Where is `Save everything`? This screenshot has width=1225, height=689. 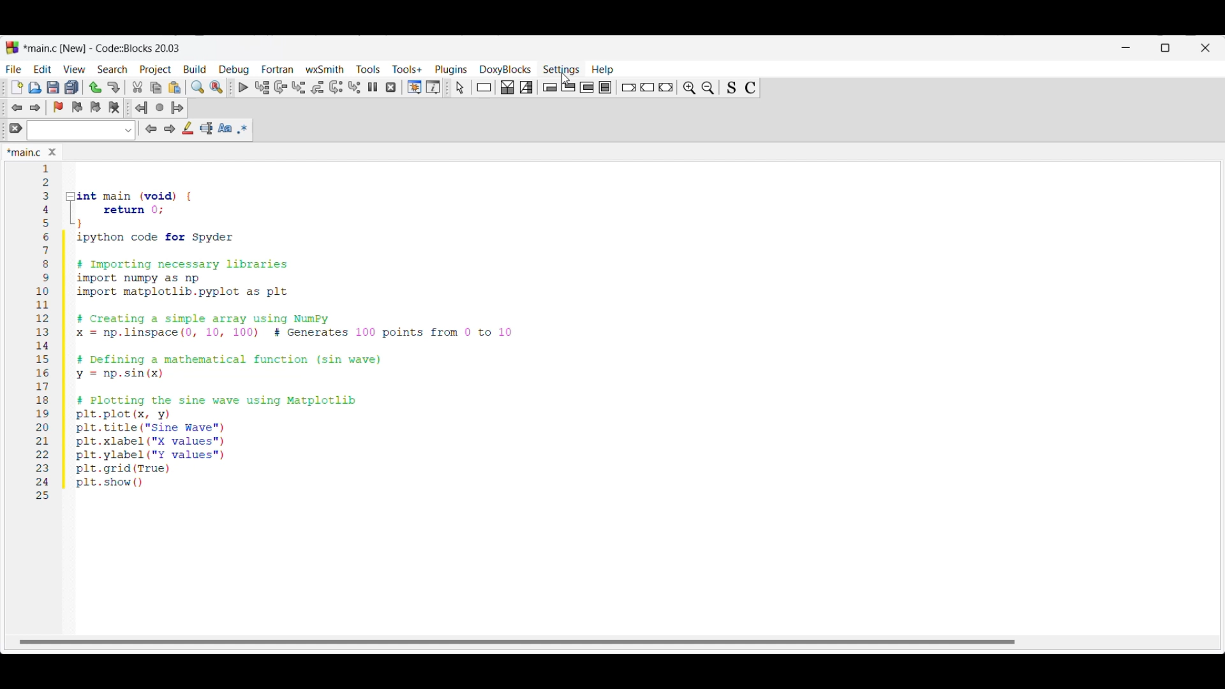
Save everything is located at coordinates (71, 87).